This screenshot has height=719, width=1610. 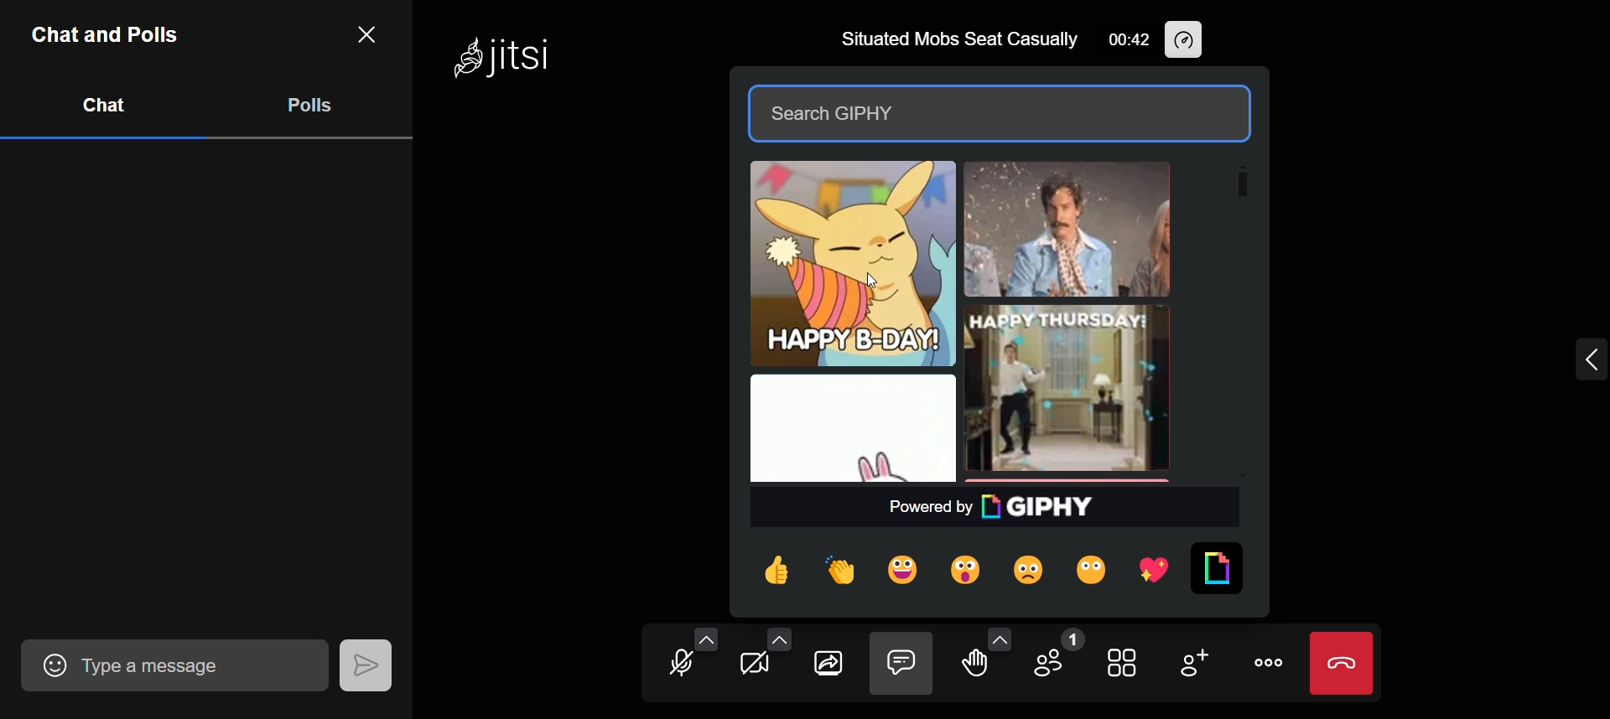 I want to click on other comedy gif, so click(x=849, y=425).